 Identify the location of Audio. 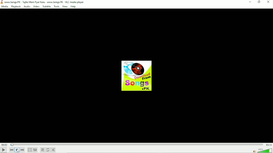
(261, 150).